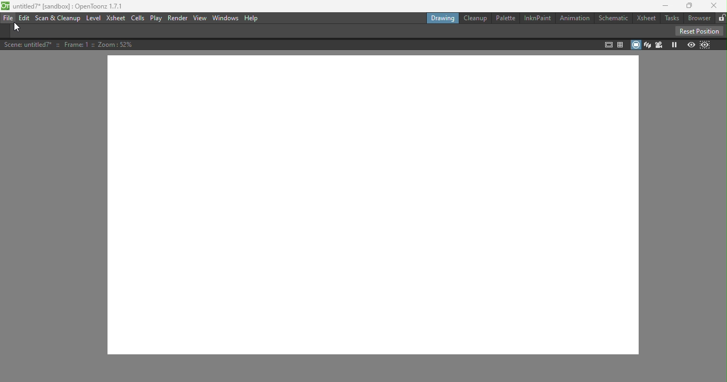  Describe the element at coordinates (17, 29) in the screenshot. I see `Cursor` at that location.